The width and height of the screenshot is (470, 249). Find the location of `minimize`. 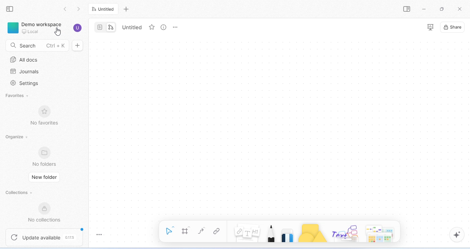

minimize is located at coordinates (424, 9).